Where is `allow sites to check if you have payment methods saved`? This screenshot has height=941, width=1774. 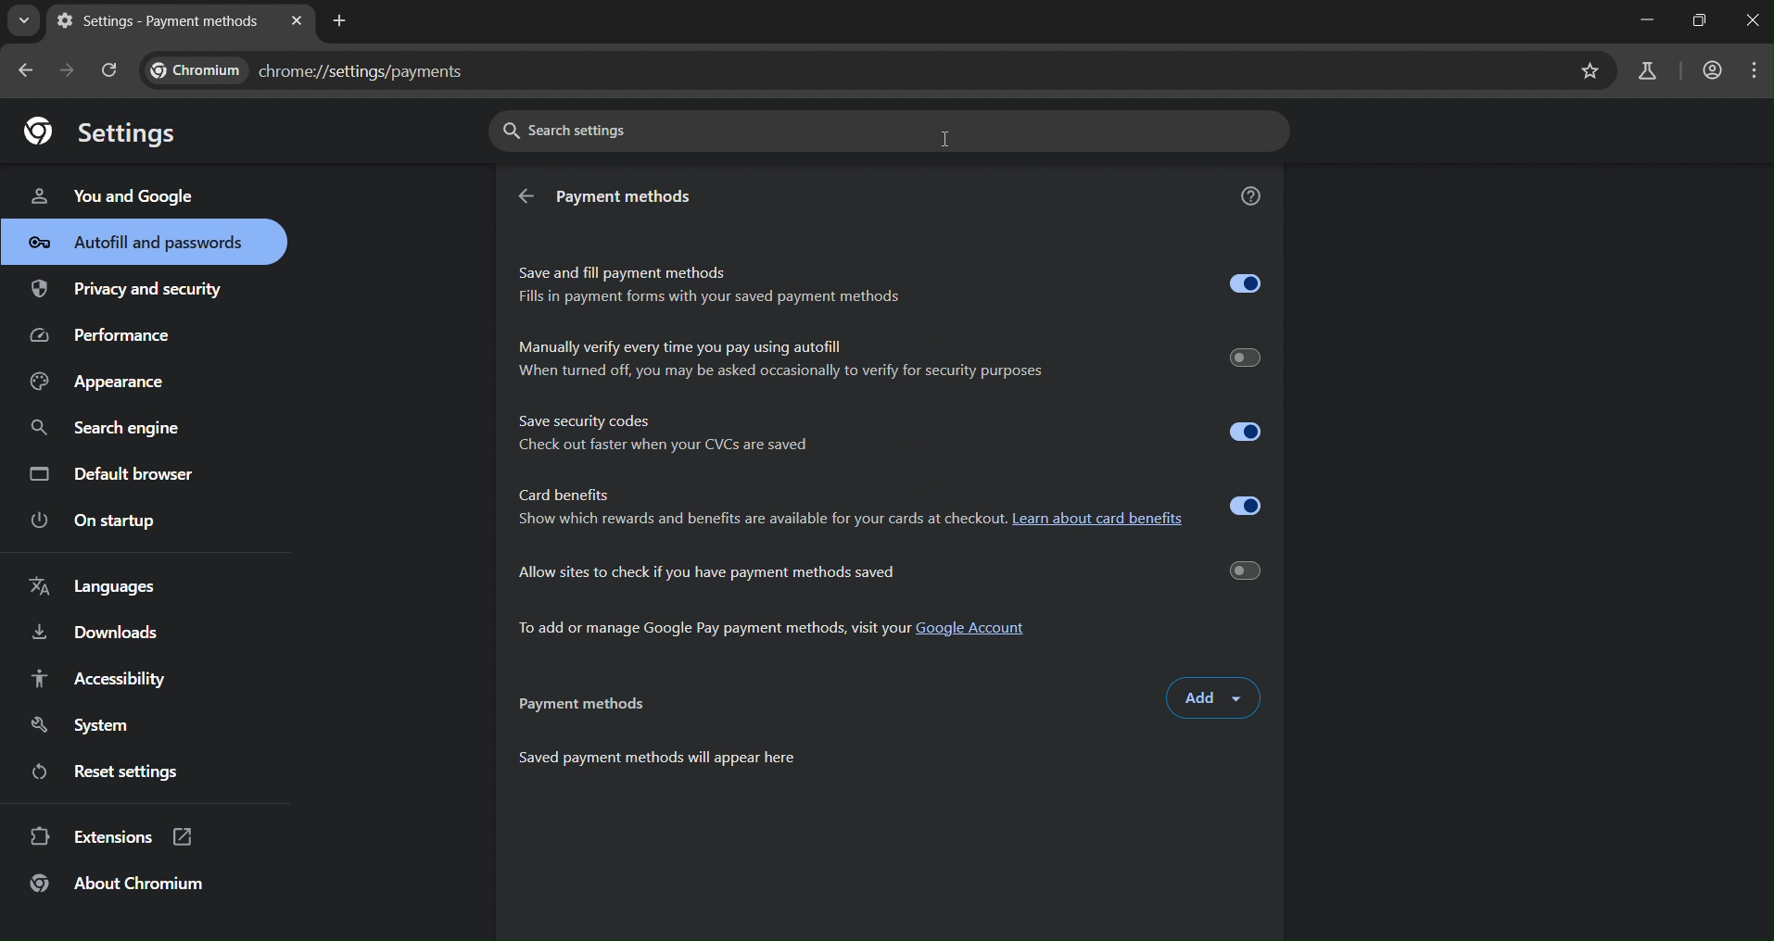
allow sites to check if you have payment methods saved is located at coordinates (888, 574).